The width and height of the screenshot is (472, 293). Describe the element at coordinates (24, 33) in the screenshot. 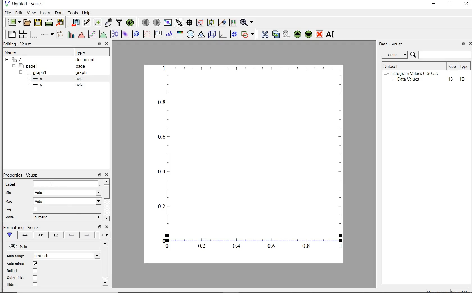

I see `arrange graphs in a grid ` at that location.